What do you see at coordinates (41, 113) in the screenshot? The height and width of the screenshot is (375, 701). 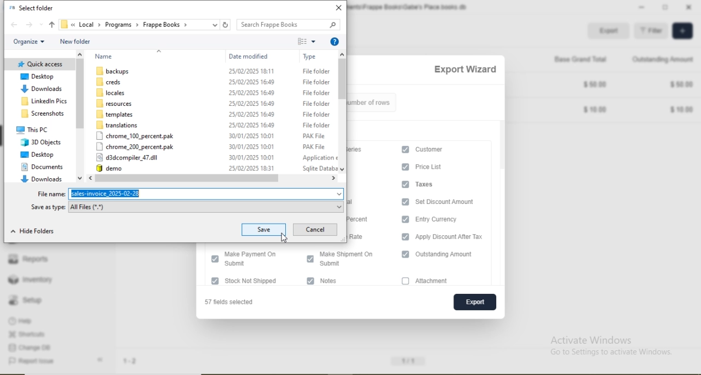 I see `Screenshots` at bounding box center [41, 113].